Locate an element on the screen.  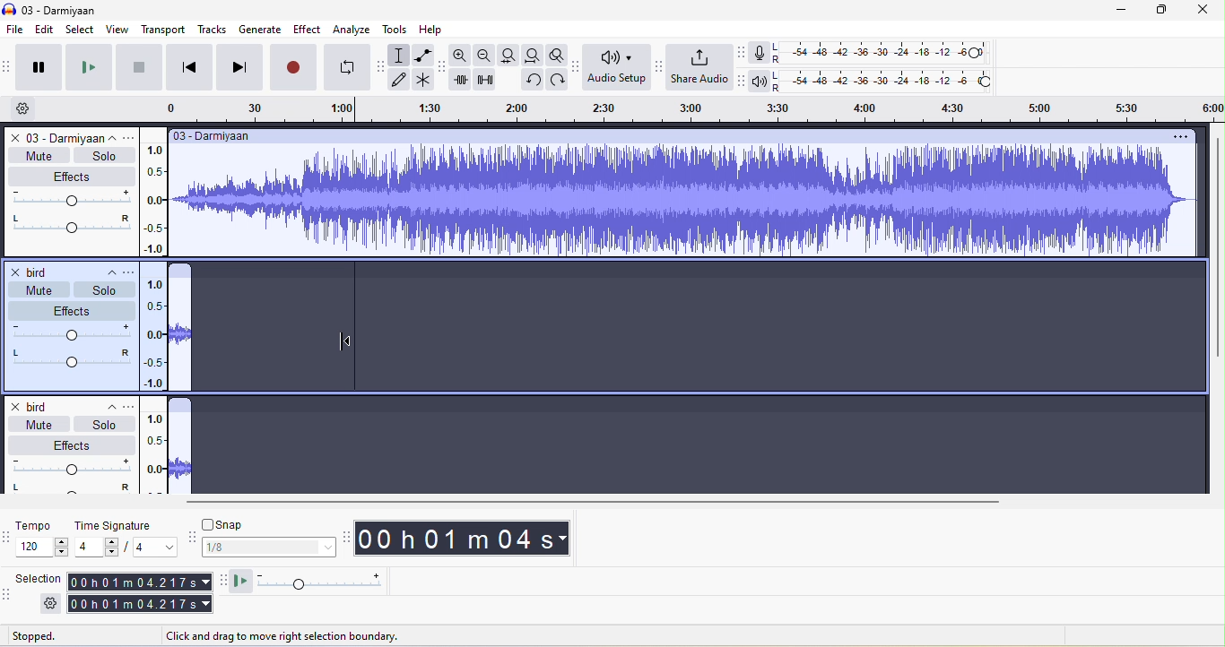
pan:center is located at coordinates (71, 357).